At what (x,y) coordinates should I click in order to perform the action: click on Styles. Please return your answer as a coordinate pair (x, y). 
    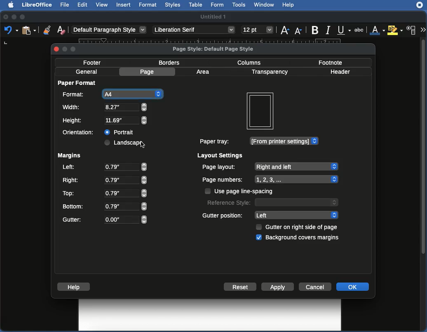
    Looking at the image, I should click on (173, 5).